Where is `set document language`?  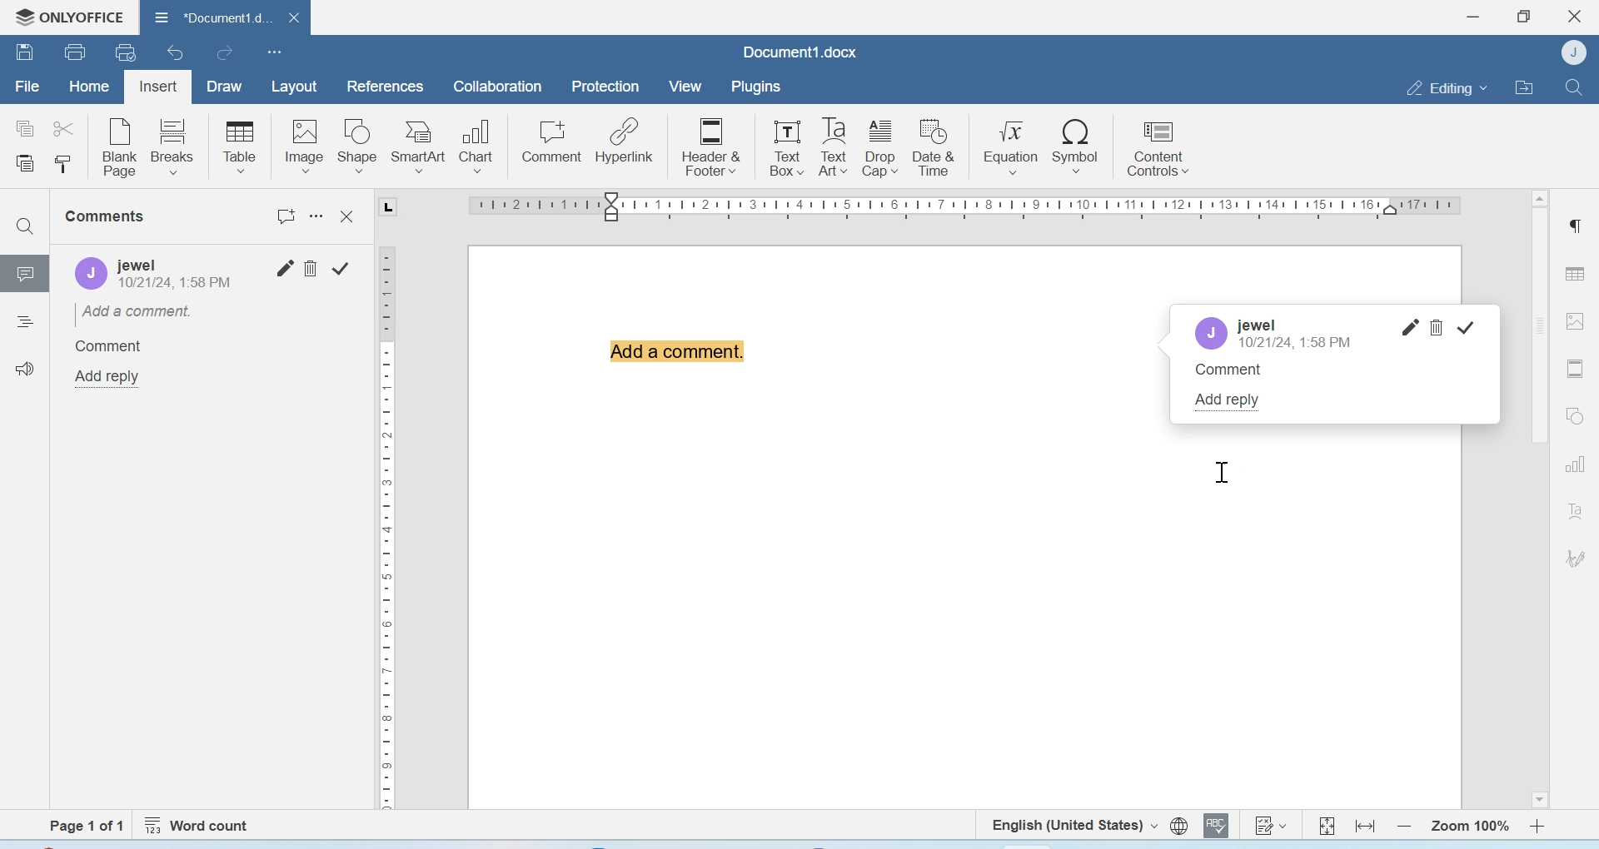
set document language is located at coordinates (1179, 826).